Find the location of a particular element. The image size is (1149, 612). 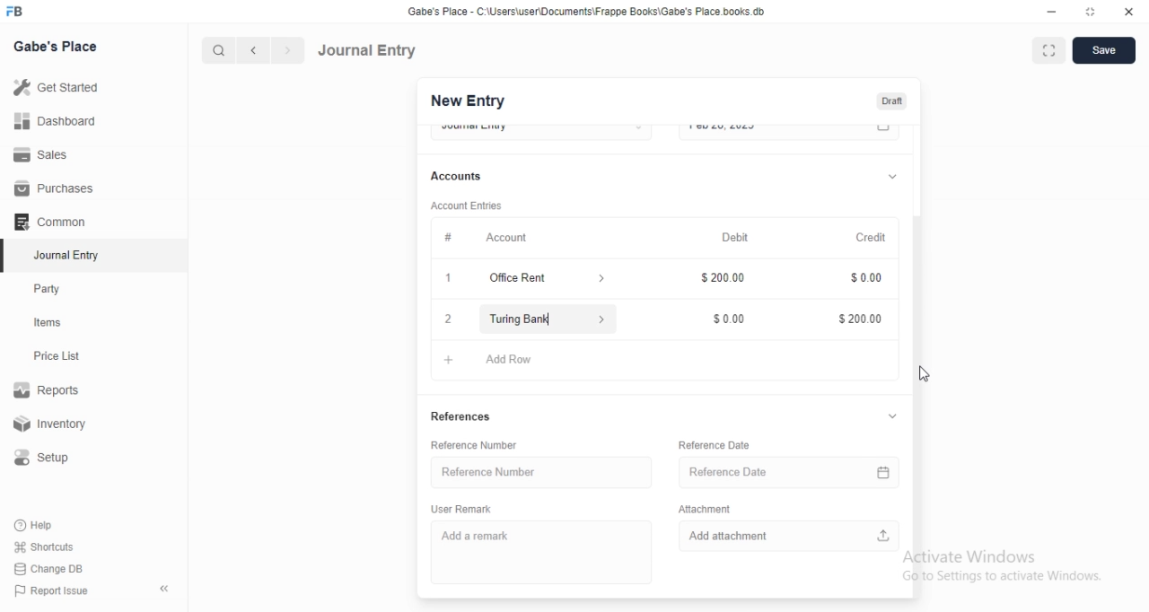

Reference Number is located at coordinates (486, 445).